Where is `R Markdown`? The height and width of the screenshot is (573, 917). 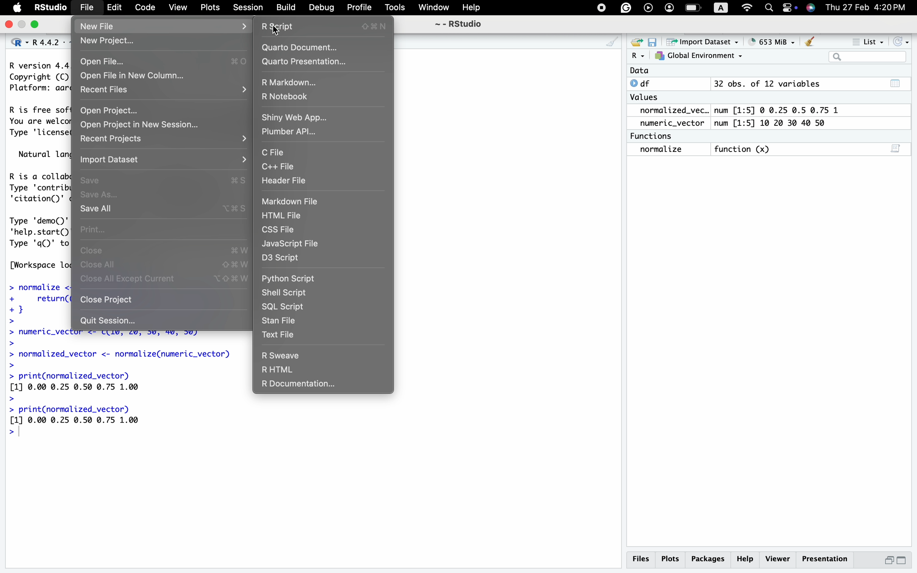
R Markdown is located at coordinates (293, 82).